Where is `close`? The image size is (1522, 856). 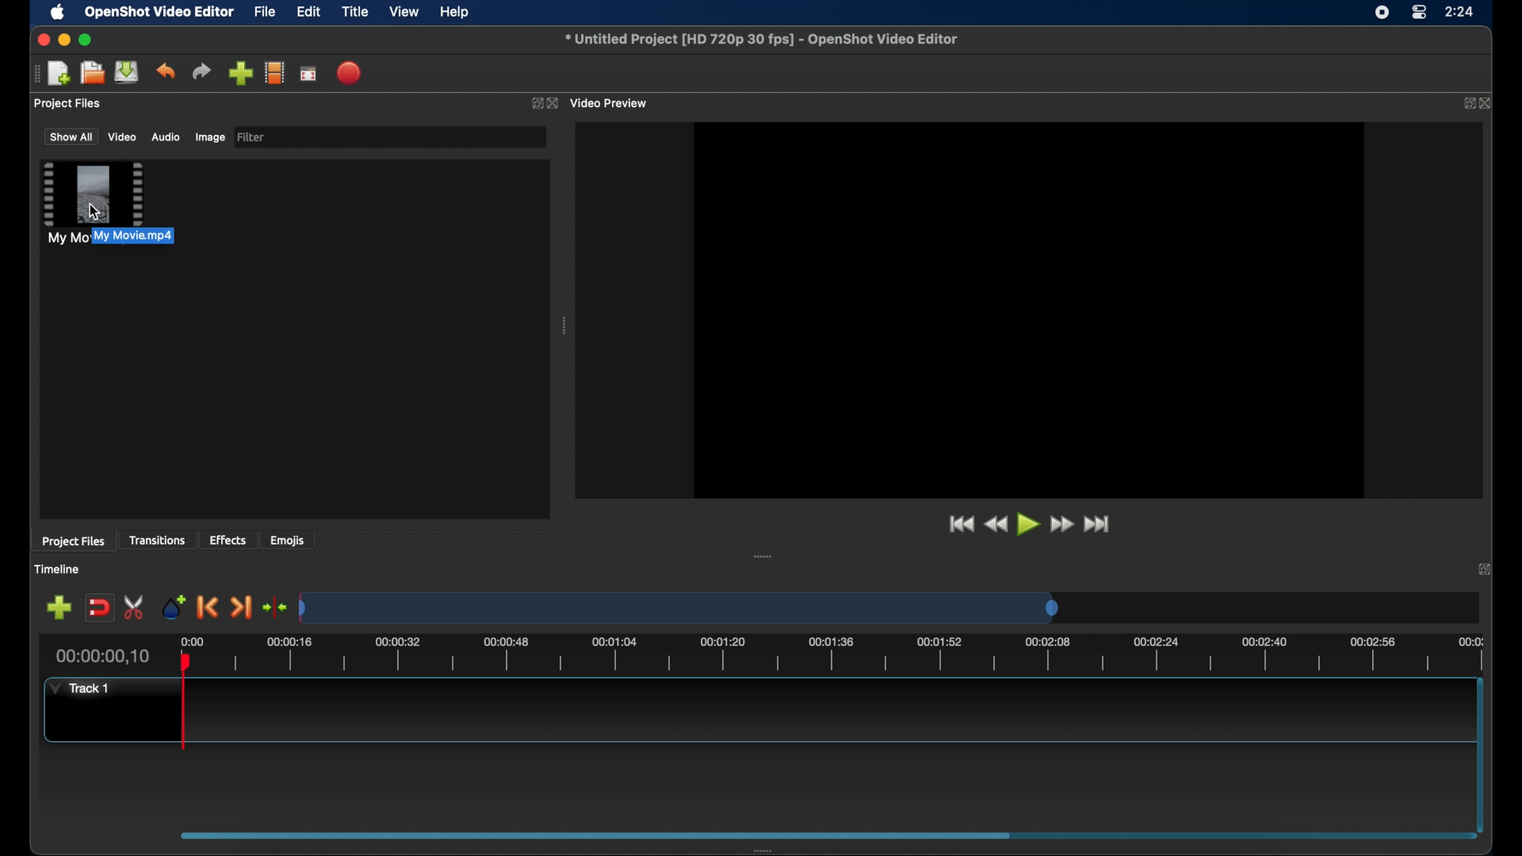 close is located at coordinates (1484, 567).